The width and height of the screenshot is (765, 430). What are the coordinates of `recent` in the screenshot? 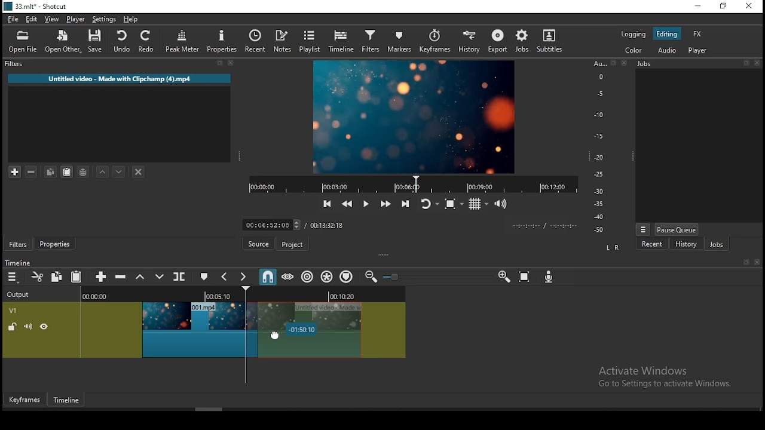 It's located at (650, 244).